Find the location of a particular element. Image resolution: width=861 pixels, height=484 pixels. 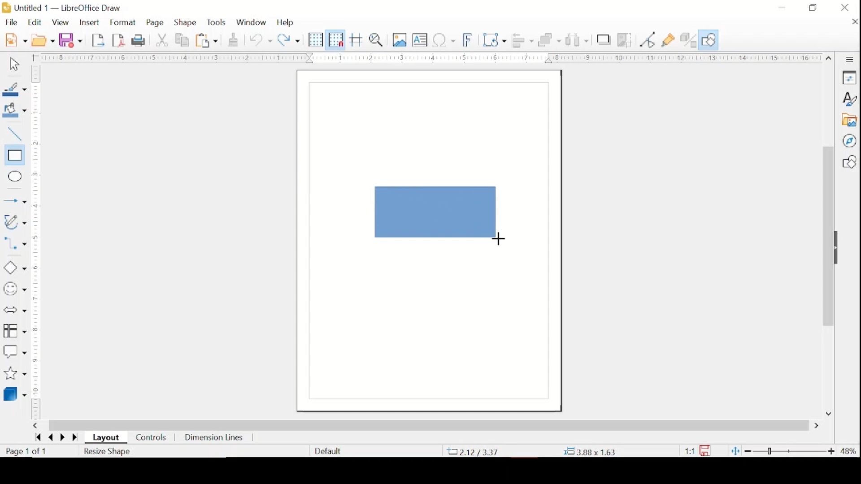

close is located at coordinates (853, 22).